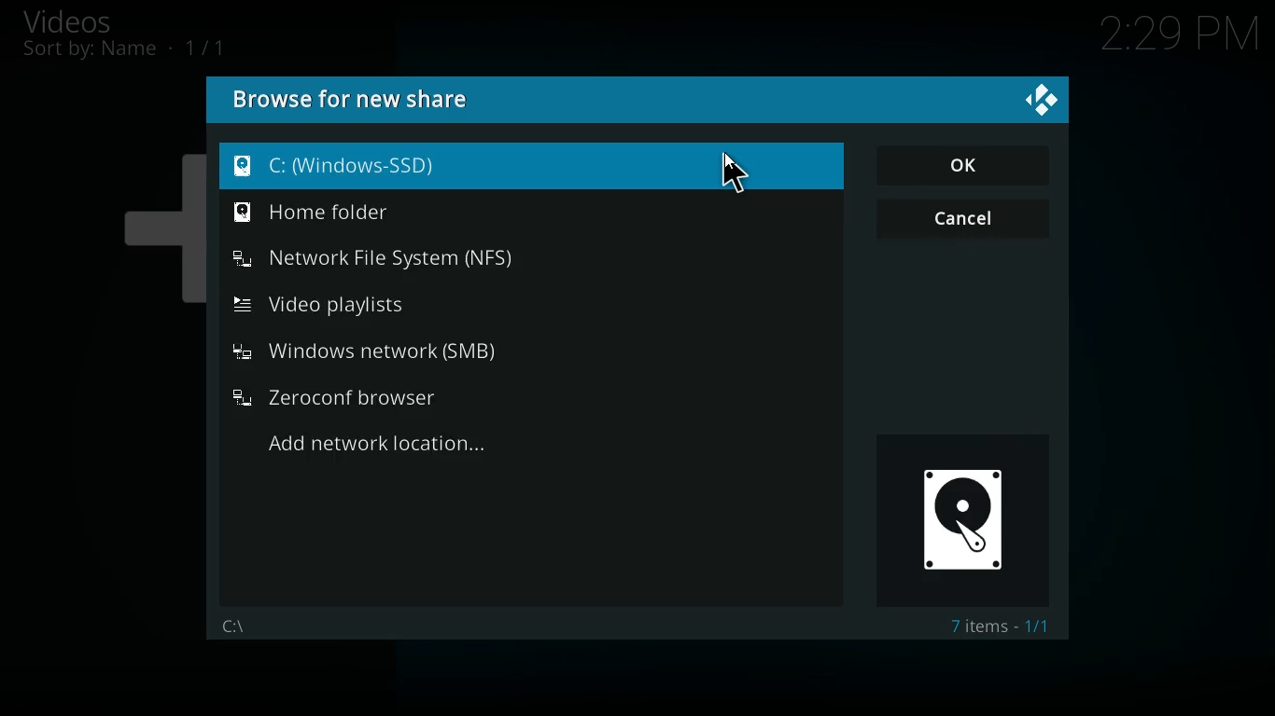 The width and height of the screenshot is (1275, 716). What do you see at coordinates (964, 164) in the screenshot?
I see `OK` at bounding box center [964, 164].